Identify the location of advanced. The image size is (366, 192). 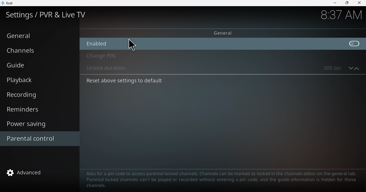
(25, 173).